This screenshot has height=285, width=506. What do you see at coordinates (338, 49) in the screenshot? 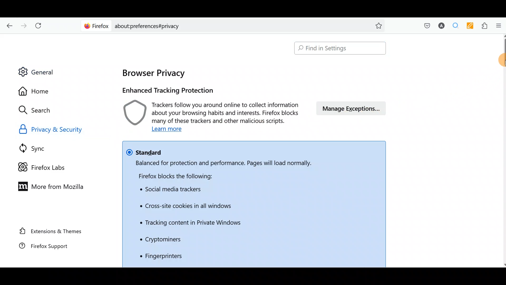
I see `Search bar` at bounding box center [338, 49].